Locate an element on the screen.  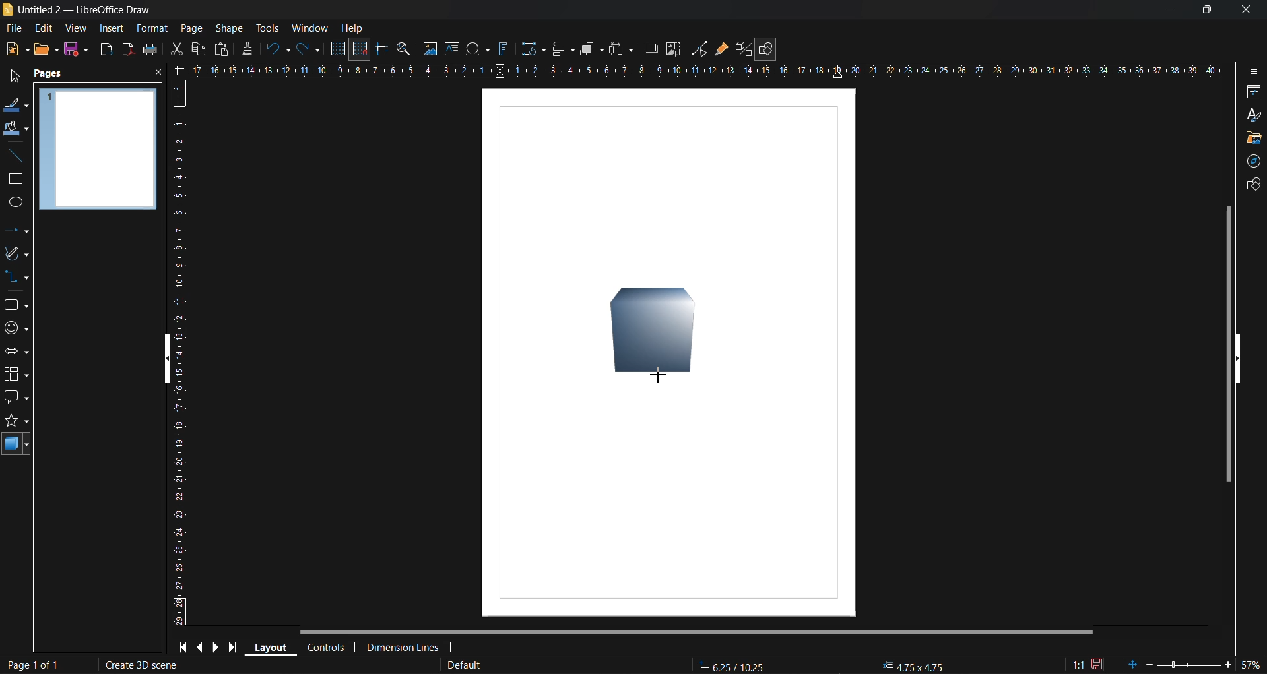
open is located at coordinates (46, 49).